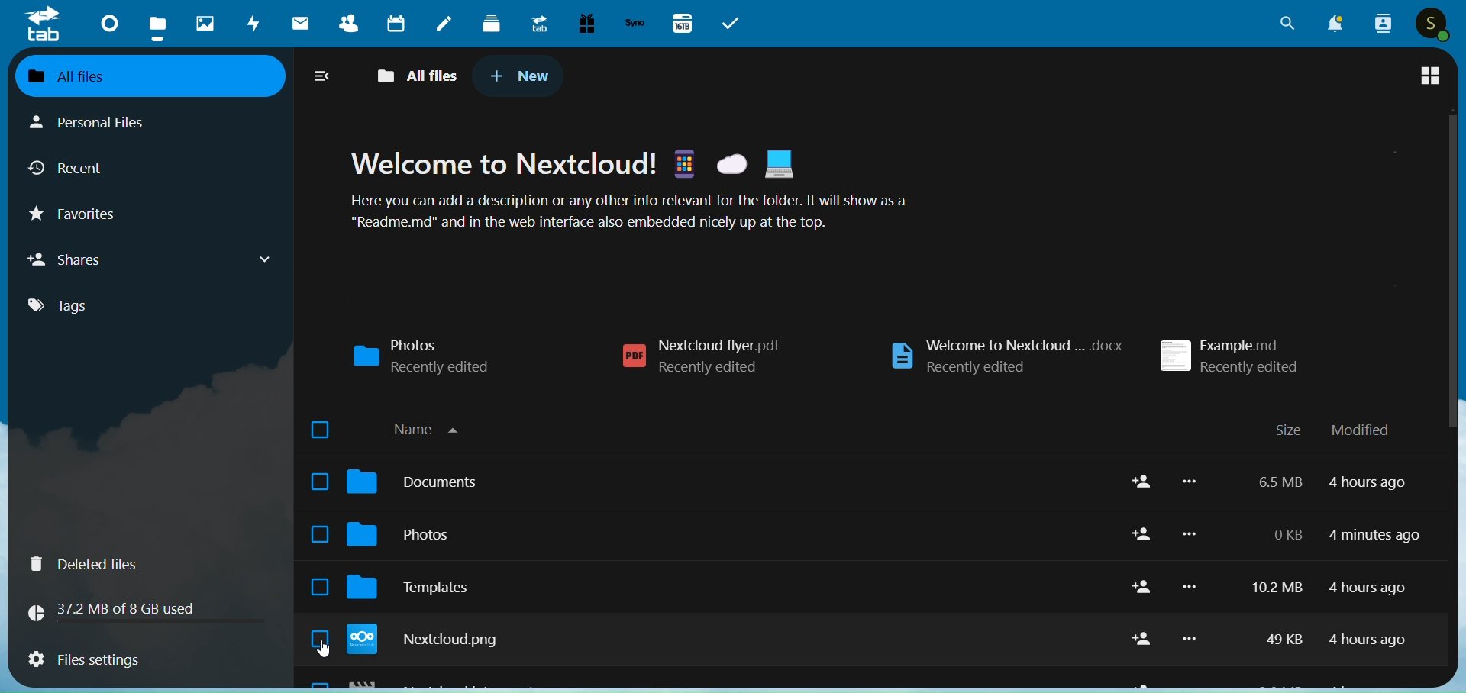  Describe the element at coordinates (1431, 24) in the screenshot. I see `user` at that location.